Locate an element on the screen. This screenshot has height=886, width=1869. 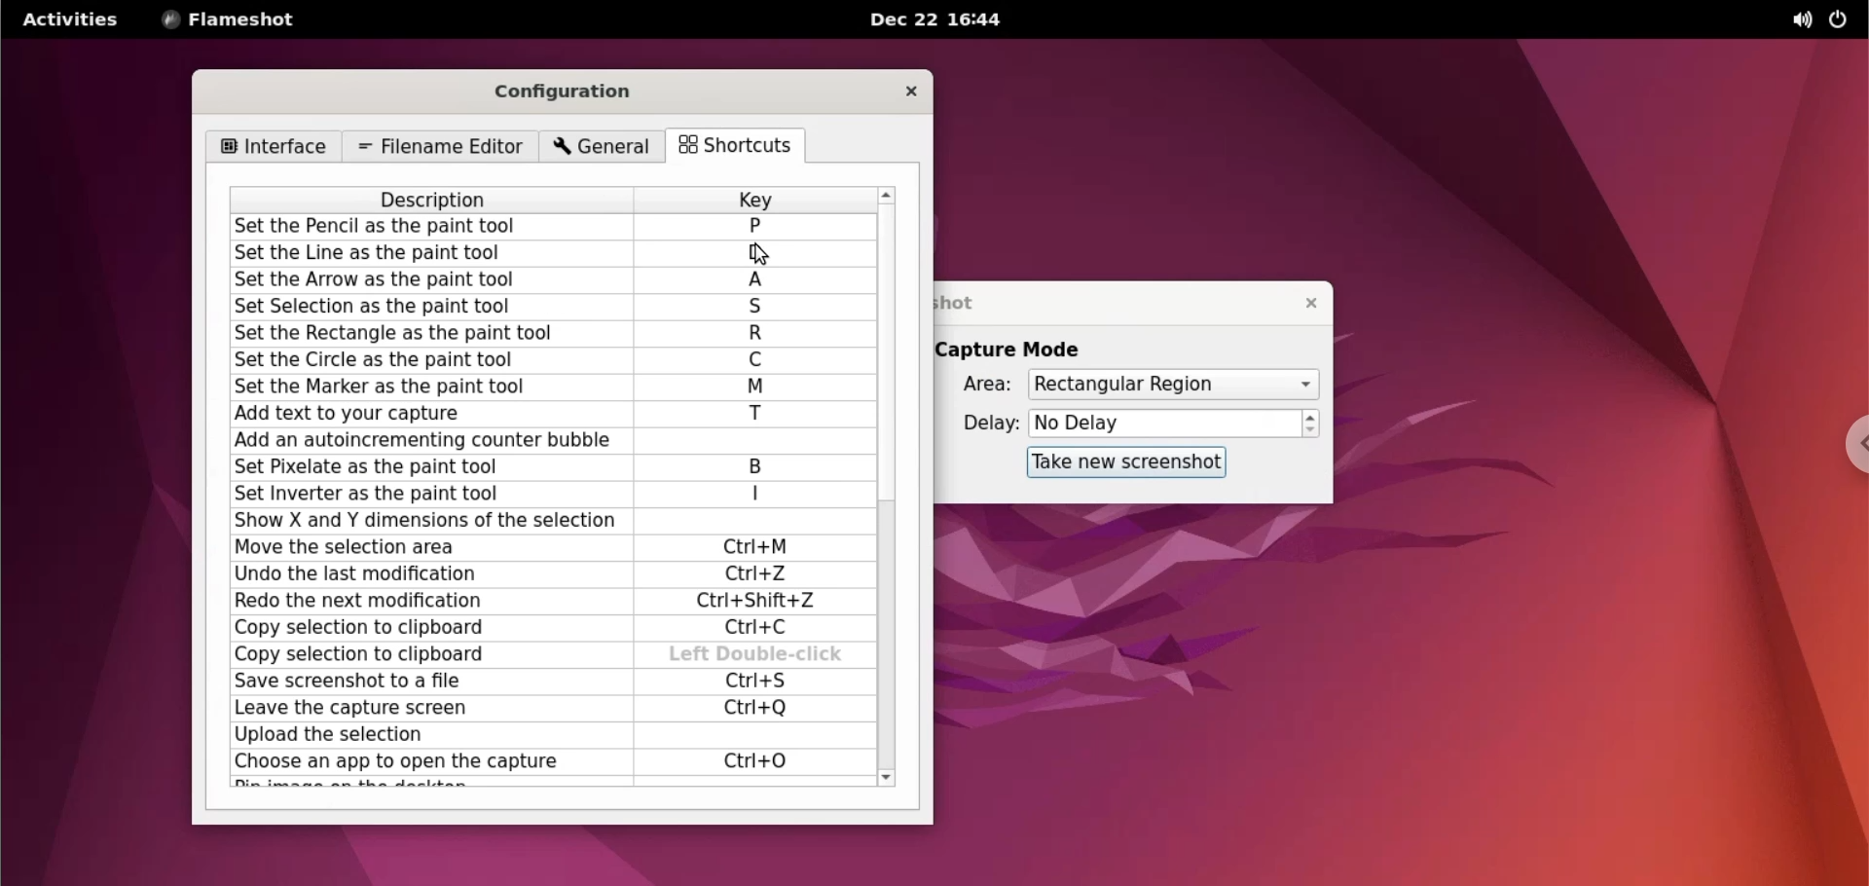
add an autoincrementing counter bubble  is located at coordinates (423, 442).